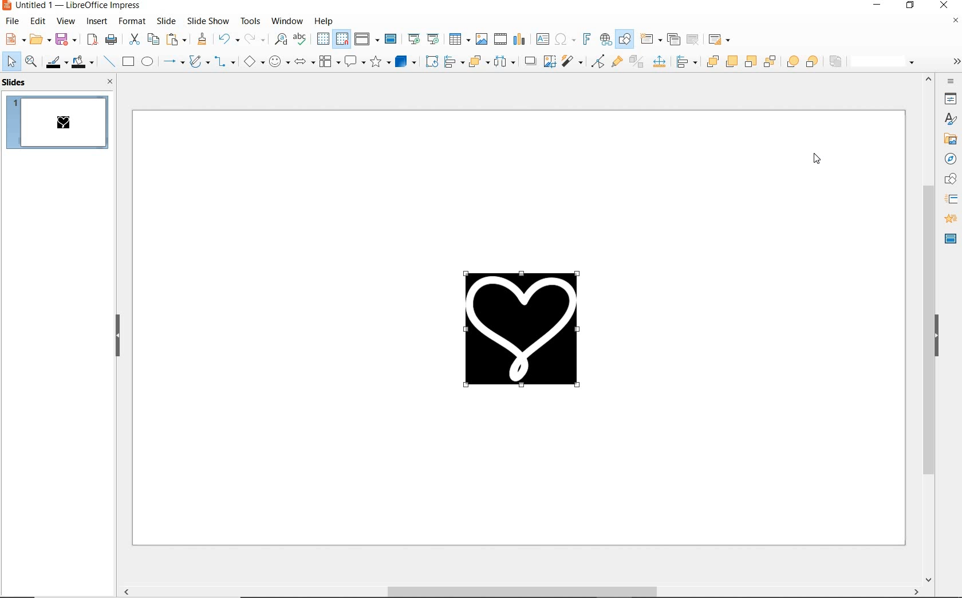 This screenshot has width=962, height=598. I want to click on insert chart, so click(519, 41).